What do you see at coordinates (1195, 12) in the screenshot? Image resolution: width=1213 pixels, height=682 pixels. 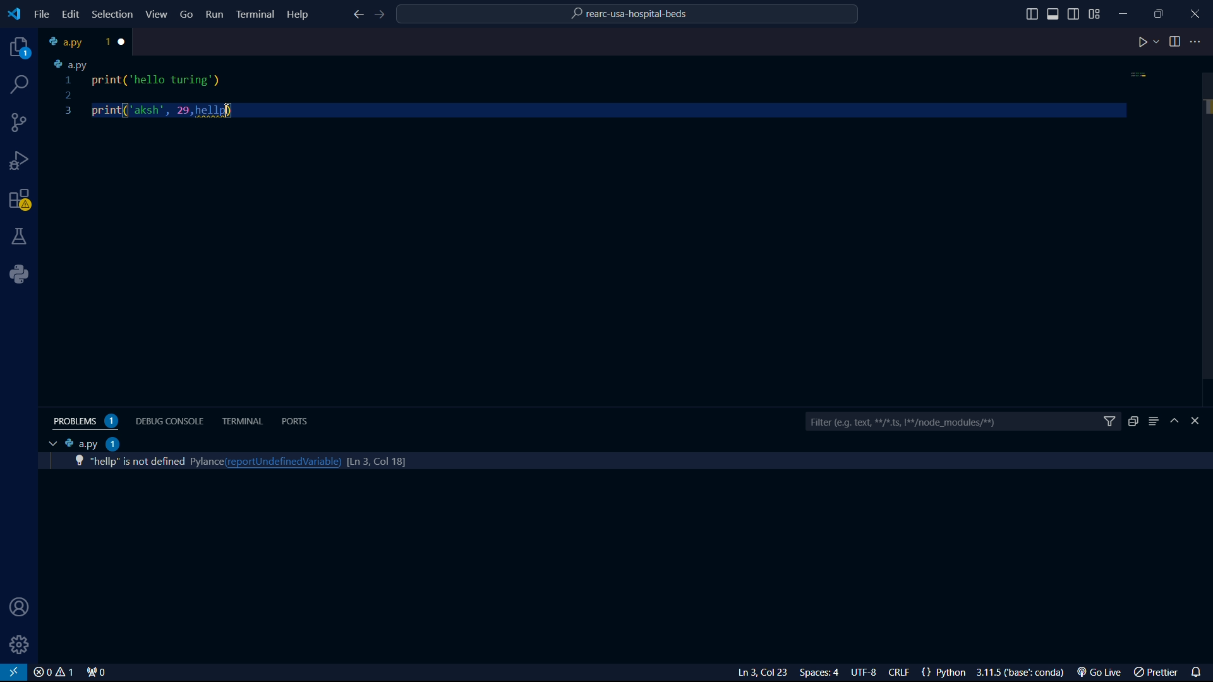 I see `close program` at bounding box center [1195, 12].